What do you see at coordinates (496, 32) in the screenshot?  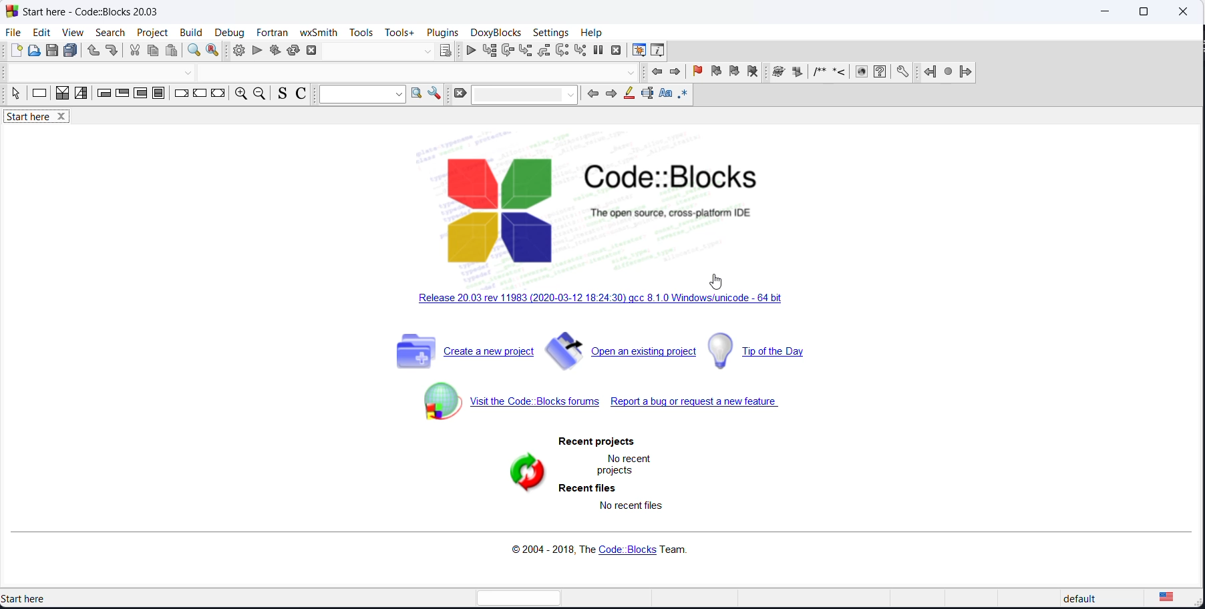 I see `DoxyBlocks` at bounding box center [496, 32].